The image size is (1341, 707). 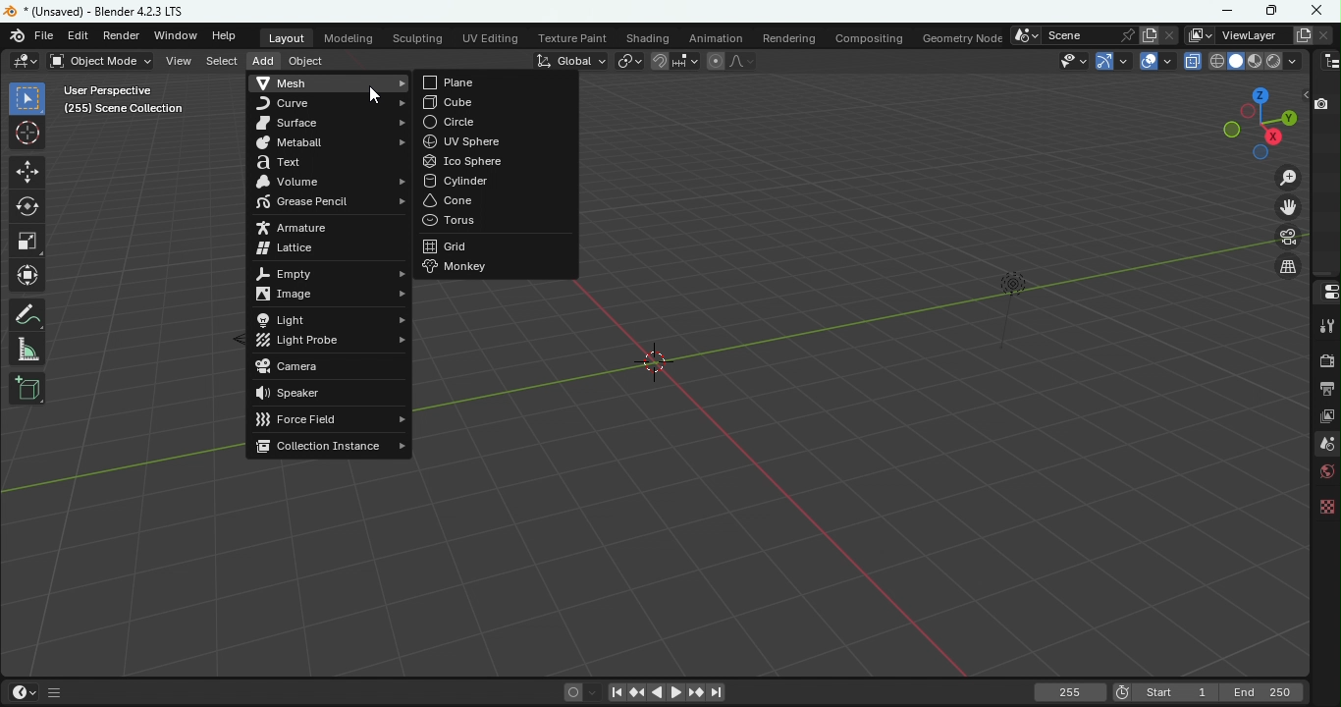 I want to click on Text, so click(x=329, y=161).